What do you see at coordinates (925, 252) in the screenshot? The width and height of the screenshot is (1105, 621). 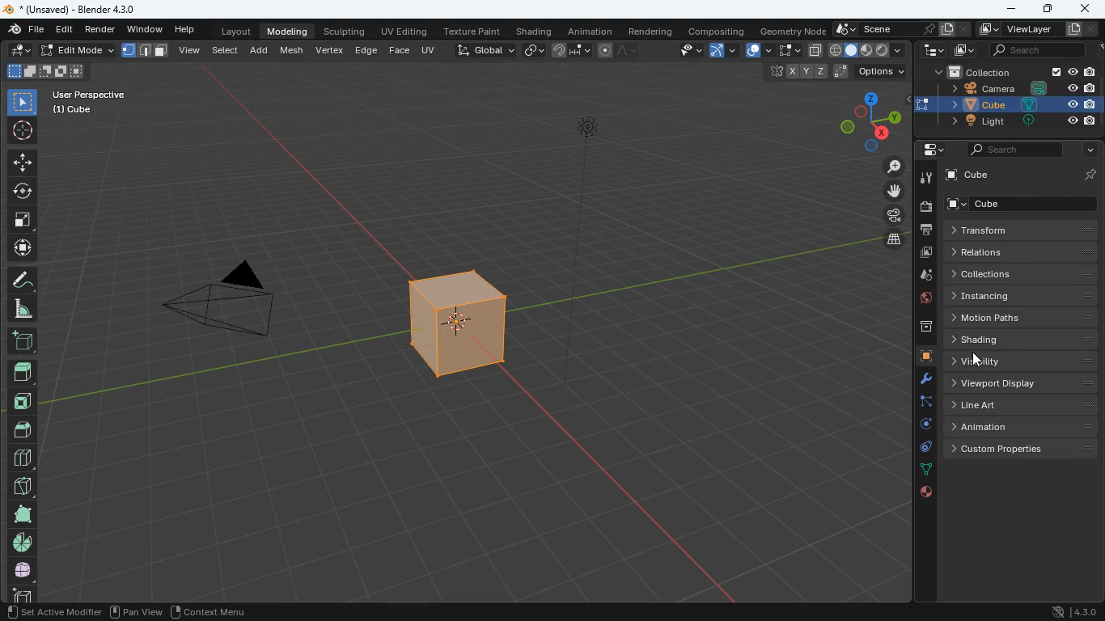 I see `image` at bounding box center [925, 252].